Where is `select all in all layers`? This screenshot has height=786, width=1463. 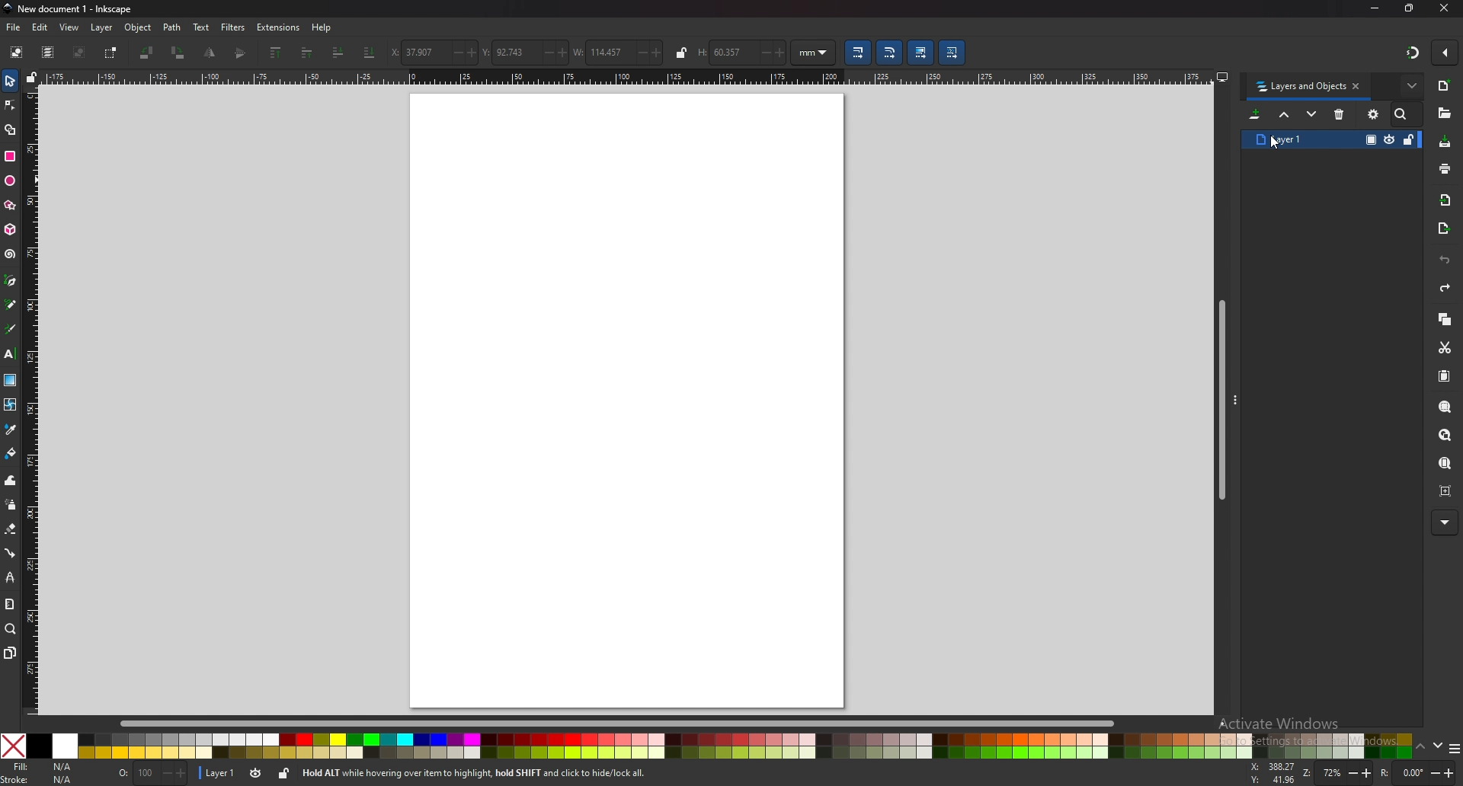 select all in all layers is located at coordinates (50, 53).